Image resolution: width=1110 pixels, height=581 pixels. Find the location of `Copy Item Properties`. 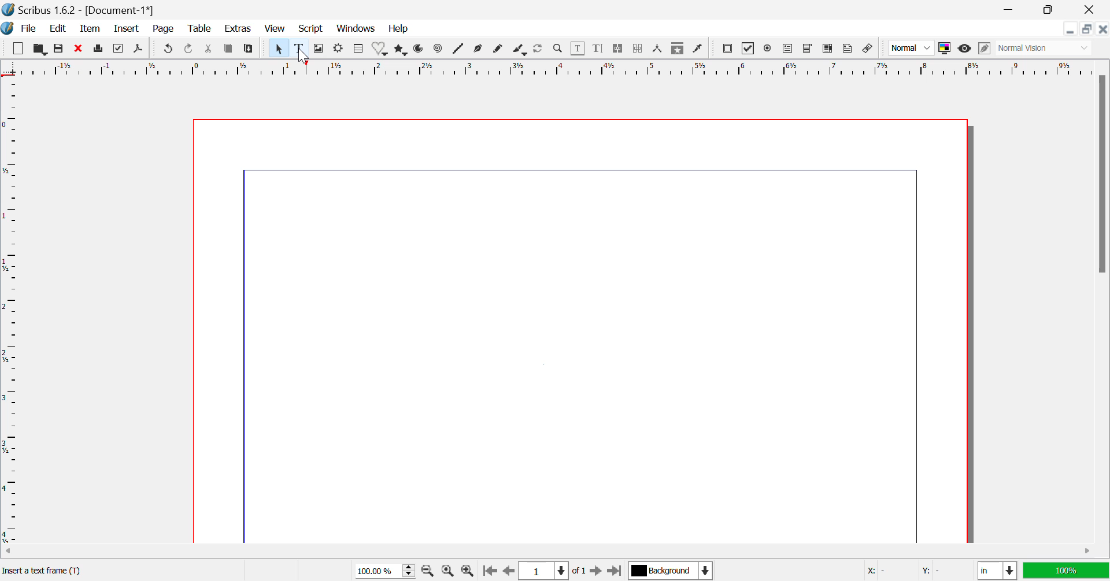

Copy Item Properties is located at coordinates (679, 49).